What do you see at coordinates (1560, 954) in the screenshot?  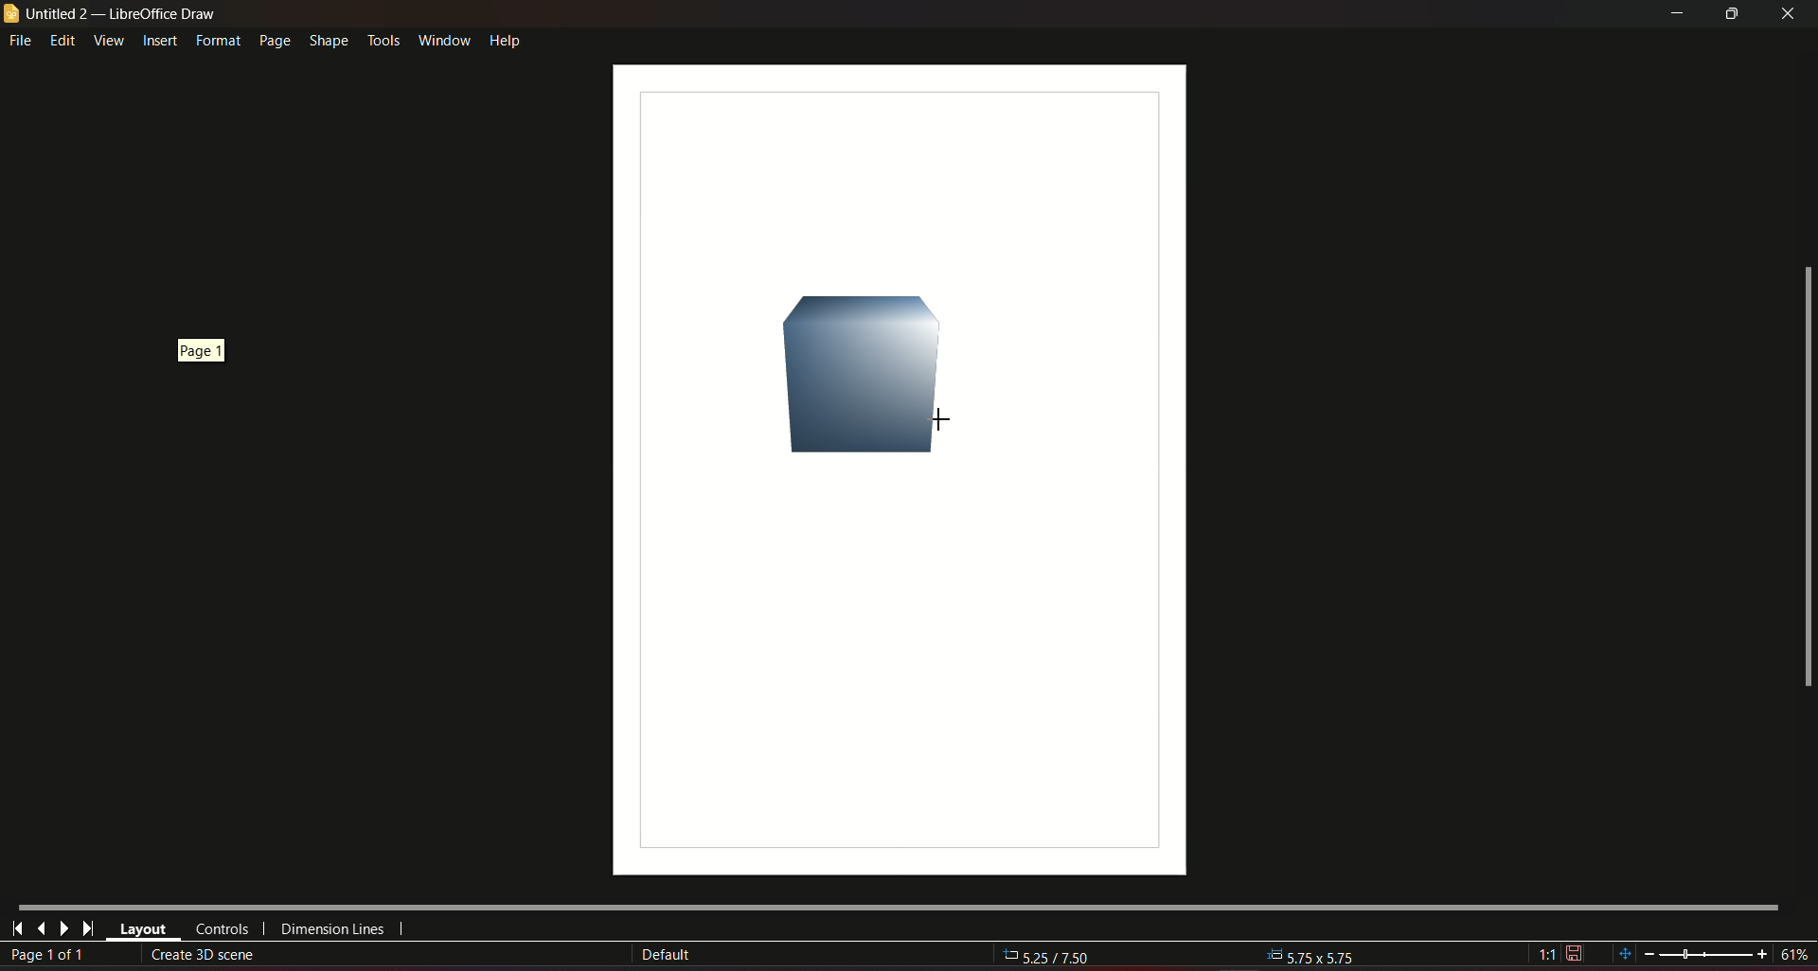 I see `1:1` at bounding box center [1560, 954].